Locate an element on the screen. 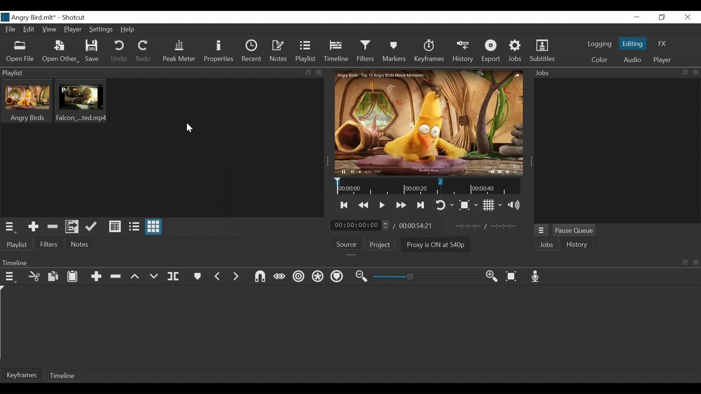 The image size is (701, 394). Color is located at coordinates (600, 60).